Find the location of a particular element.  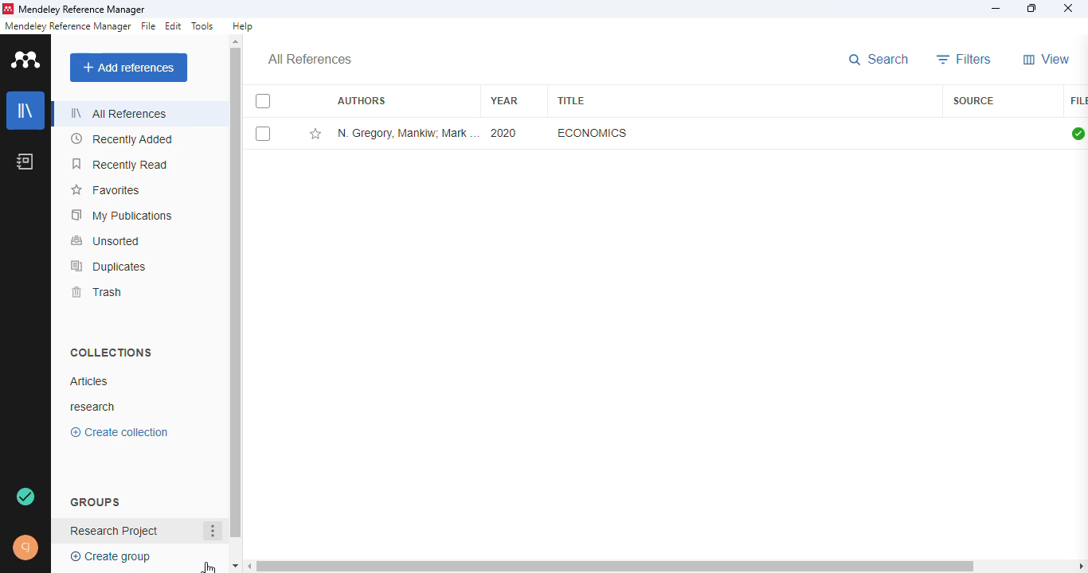

help is located at coordinates (243, 26).